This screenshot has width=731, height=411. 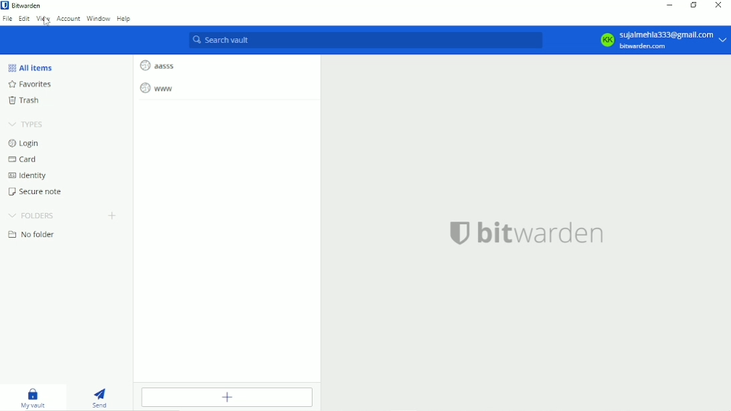 What do you see at coordinates (365, 41) in the screenshot?
I see `Search vault` at bounding box center [365, 41].